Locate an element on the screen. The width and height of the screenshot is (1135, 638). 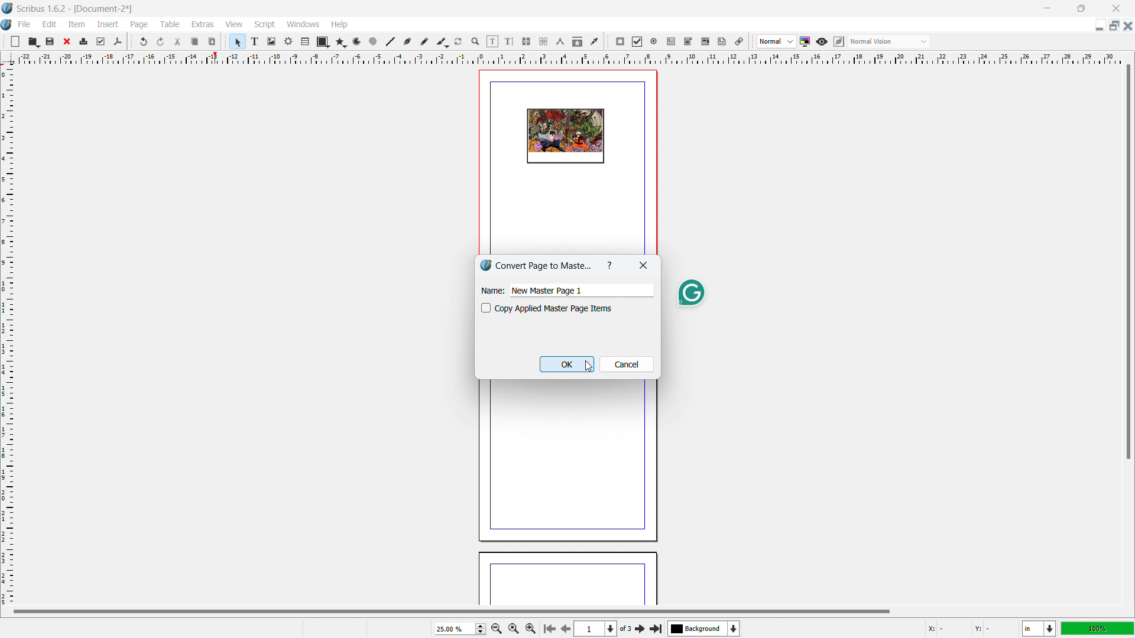
Name is located at coordinates (492, 290).